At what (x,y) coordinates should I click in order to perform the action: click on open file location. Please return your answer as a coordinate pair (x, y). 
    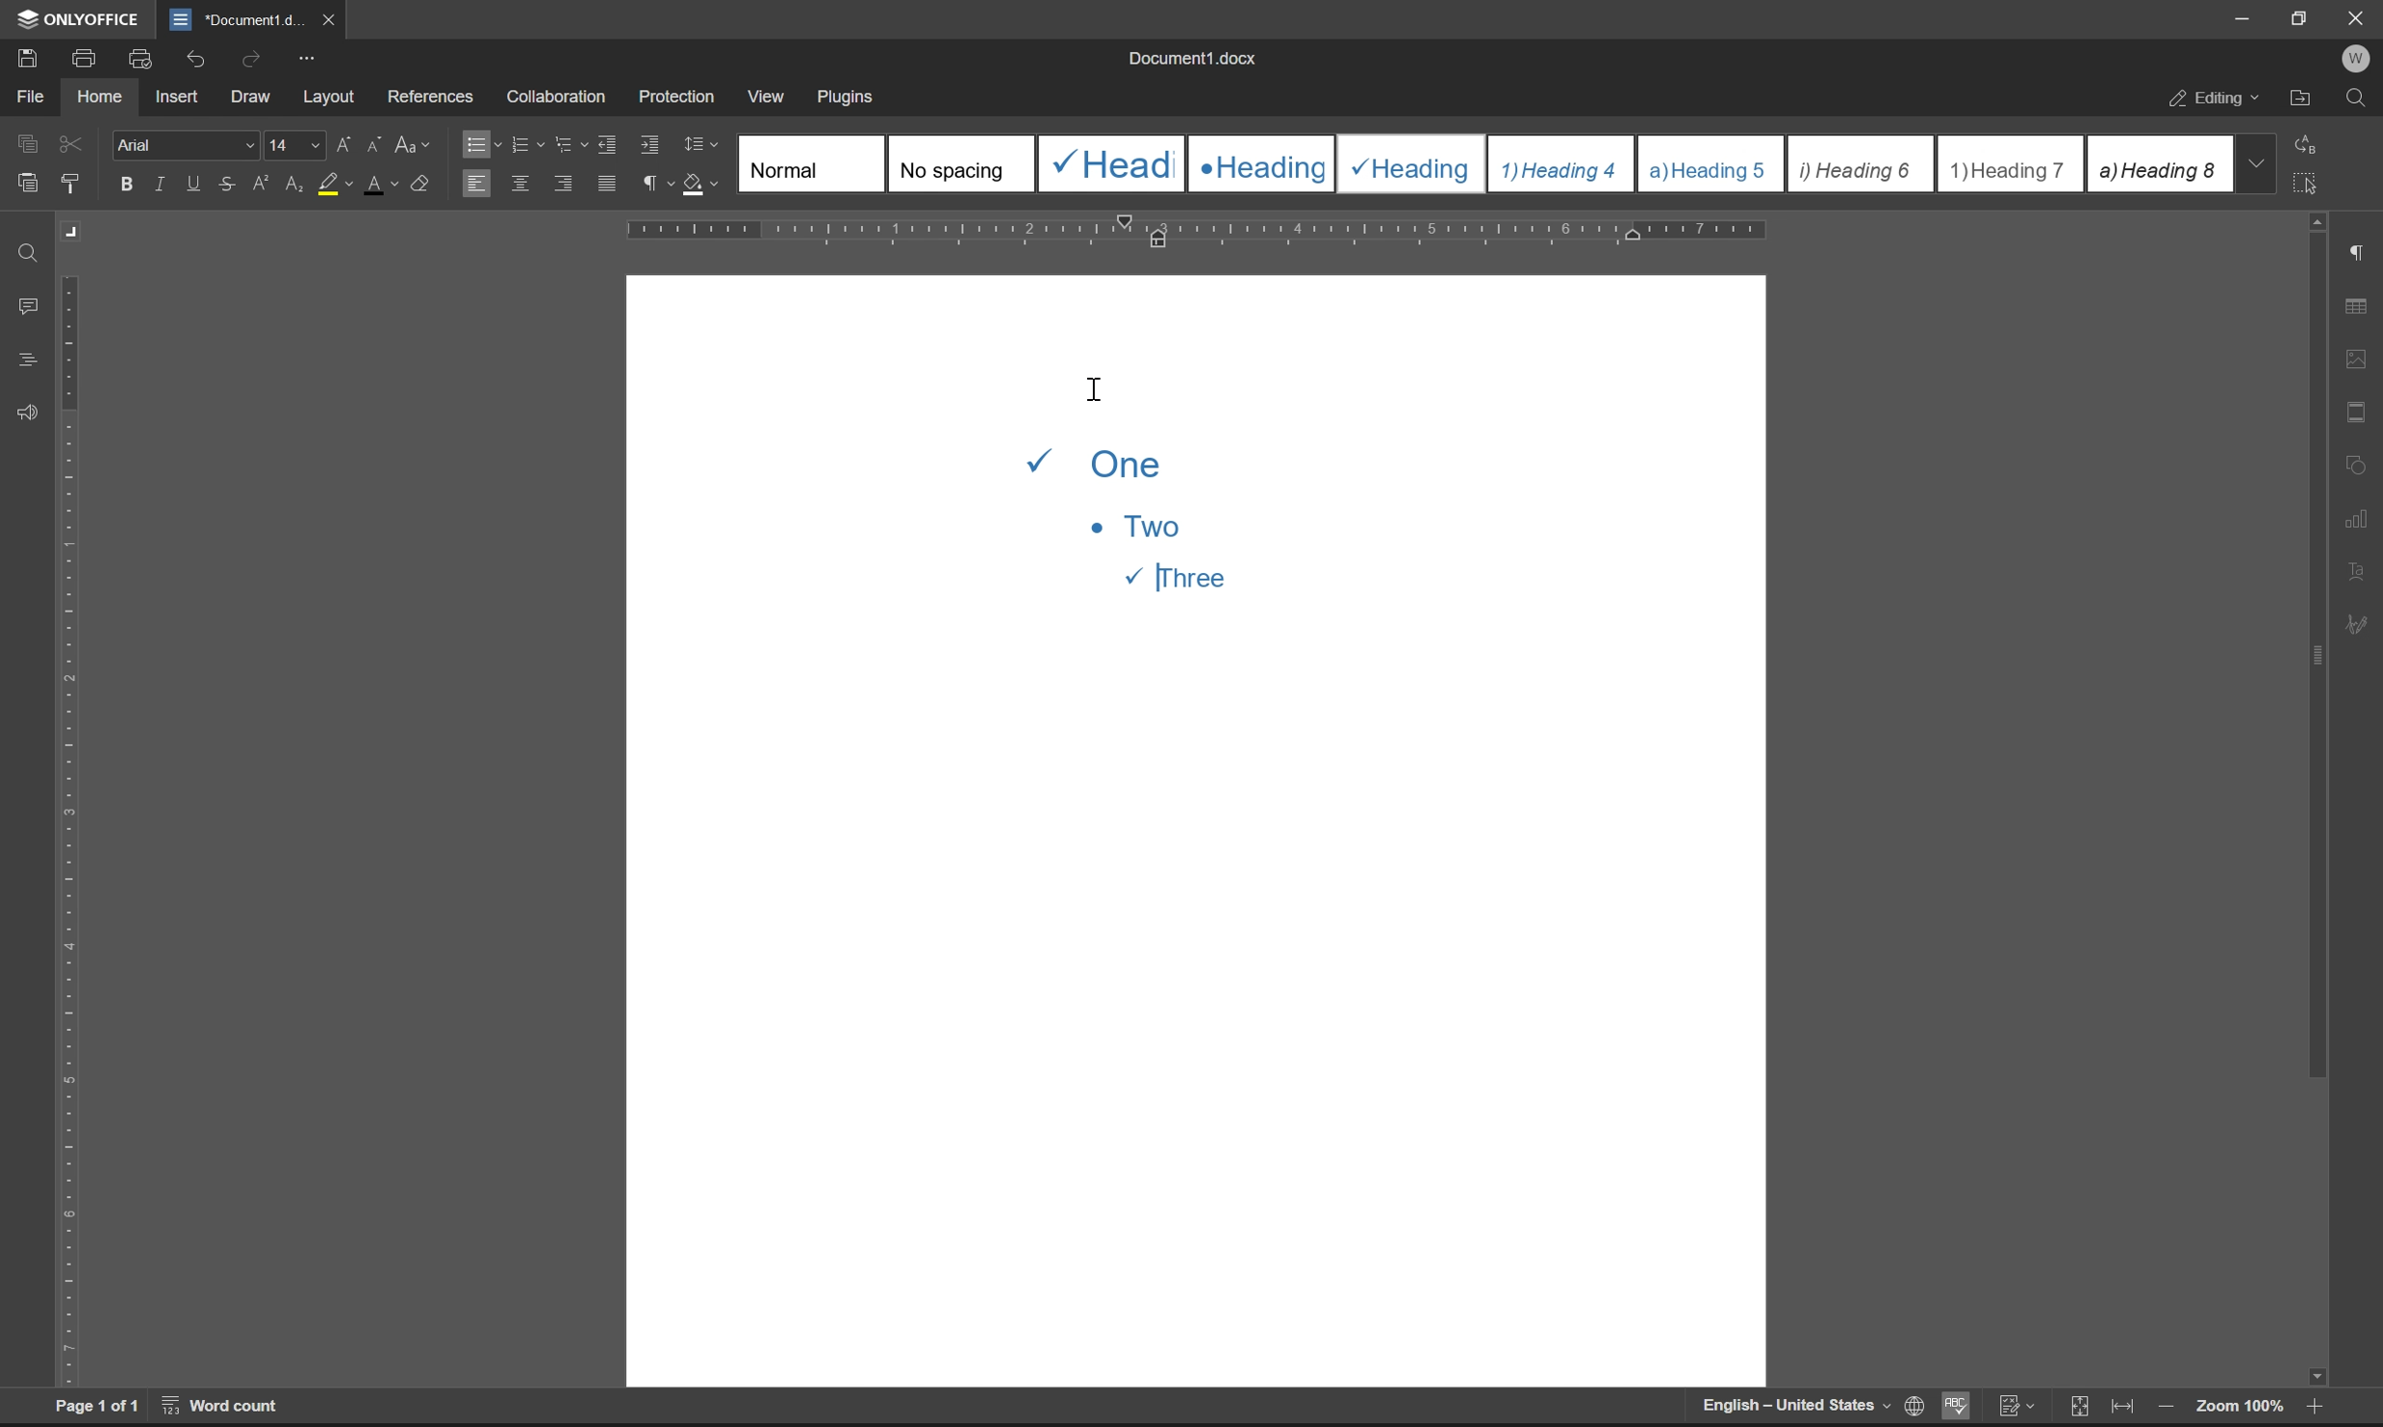
    Looking at the image, I should click on (2301, 101).